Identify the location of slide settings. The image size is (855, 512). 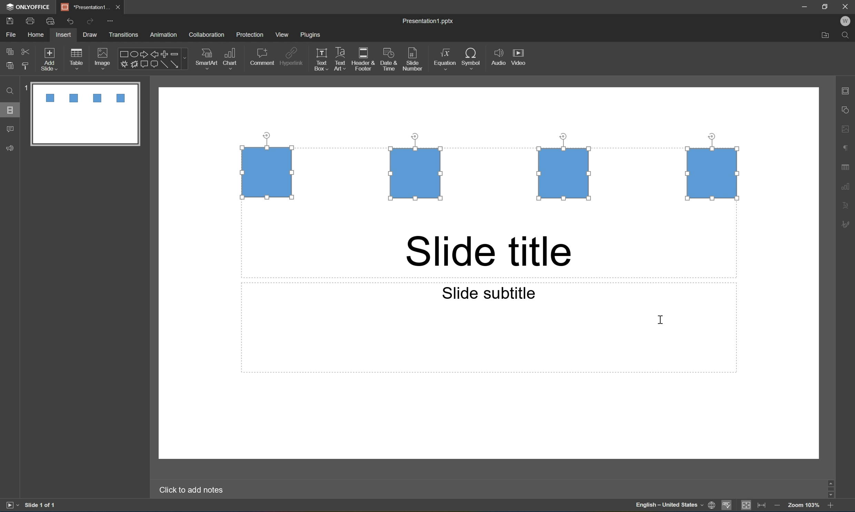
(848, 91).